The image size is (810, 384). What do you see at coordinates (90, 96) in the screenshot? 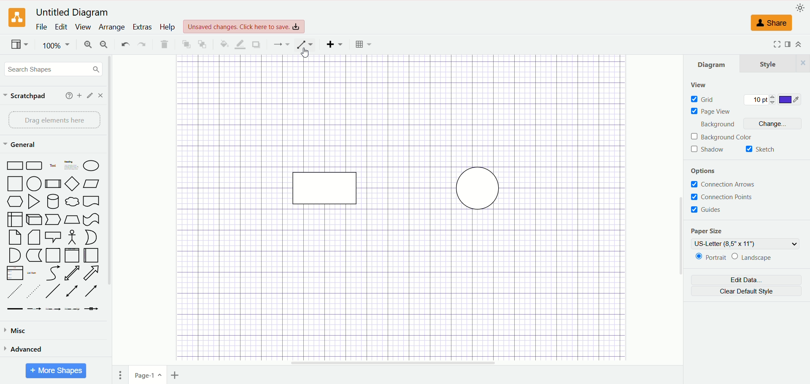
I see `edit` at bounding box center [90, 96].